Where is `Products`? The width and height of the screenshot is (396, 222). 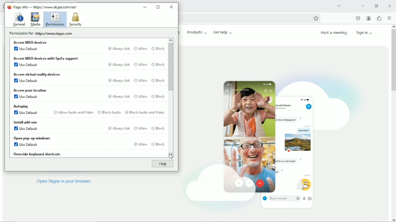
Products is located at coordinates (197, 32).